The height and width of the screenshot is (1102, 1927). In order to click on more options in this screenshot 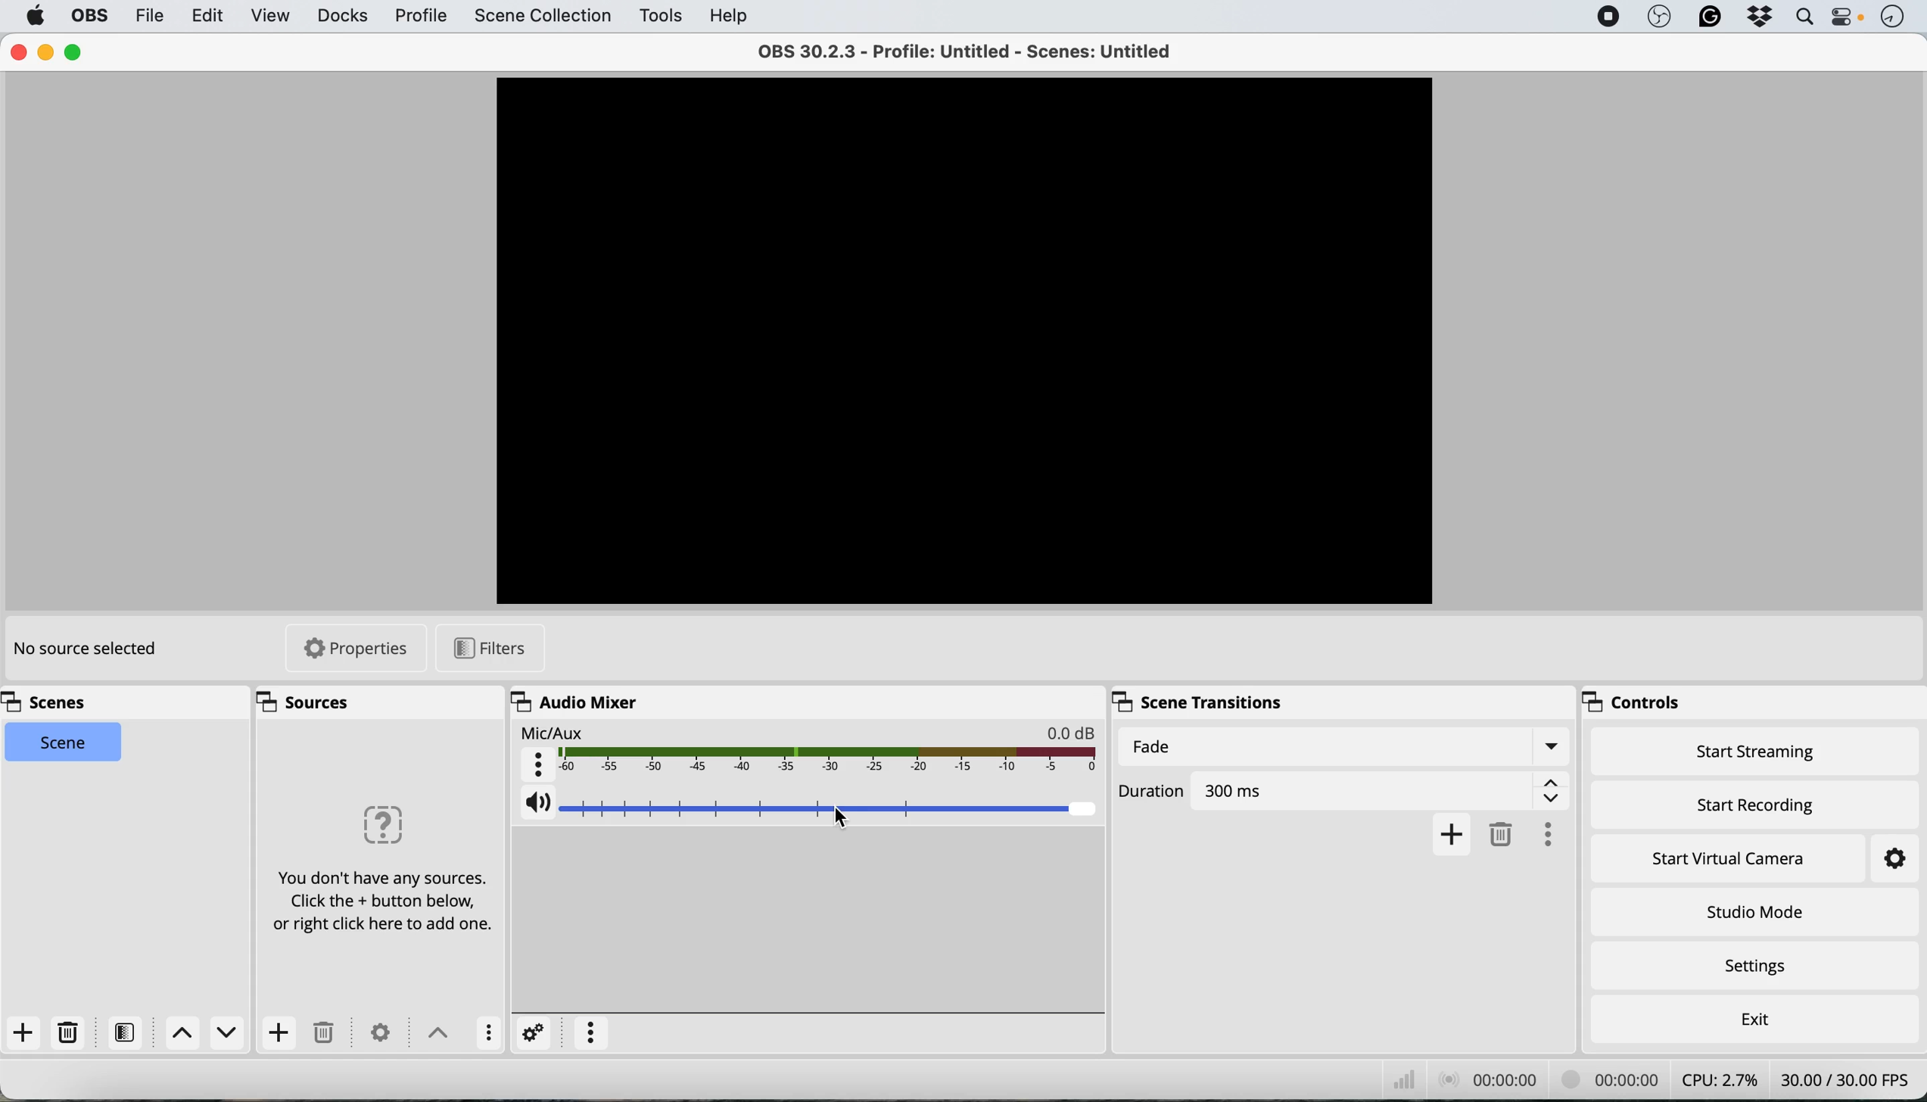, I will do `click(489, 1035)`.